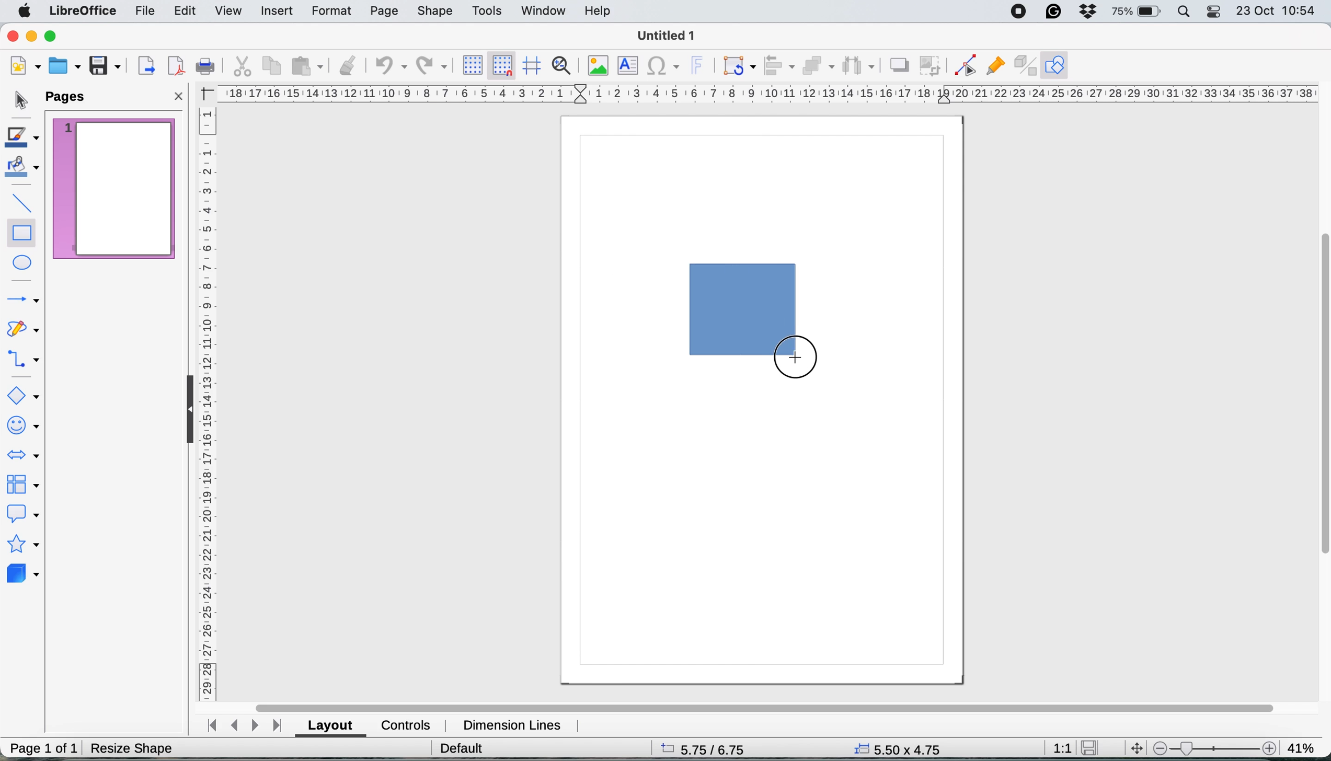 Image resolution: width=1331 pixels, height=761 pixels. I want to click on align objects, so click(779, 65).